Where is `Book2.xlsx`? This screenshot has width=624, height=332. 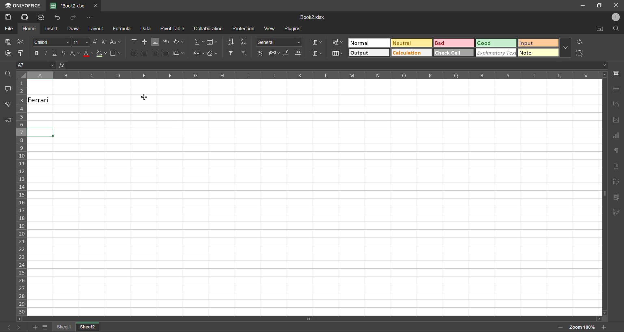
Book2.xlsx is located at coordinates (68, 6).